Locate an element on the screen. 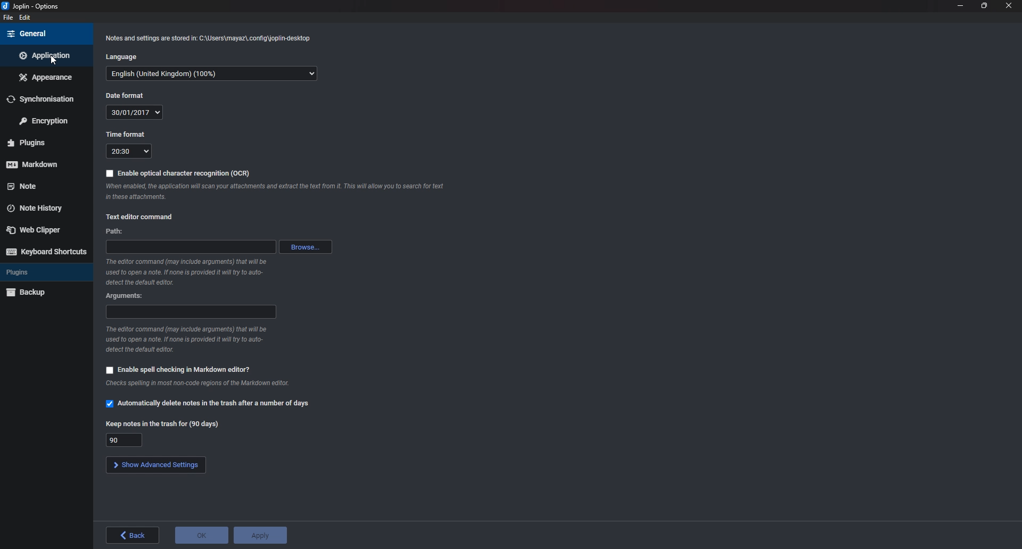 Image resolution: width=1022 pixels, height=549 pixels. browse is located at coordinates (305, 247).